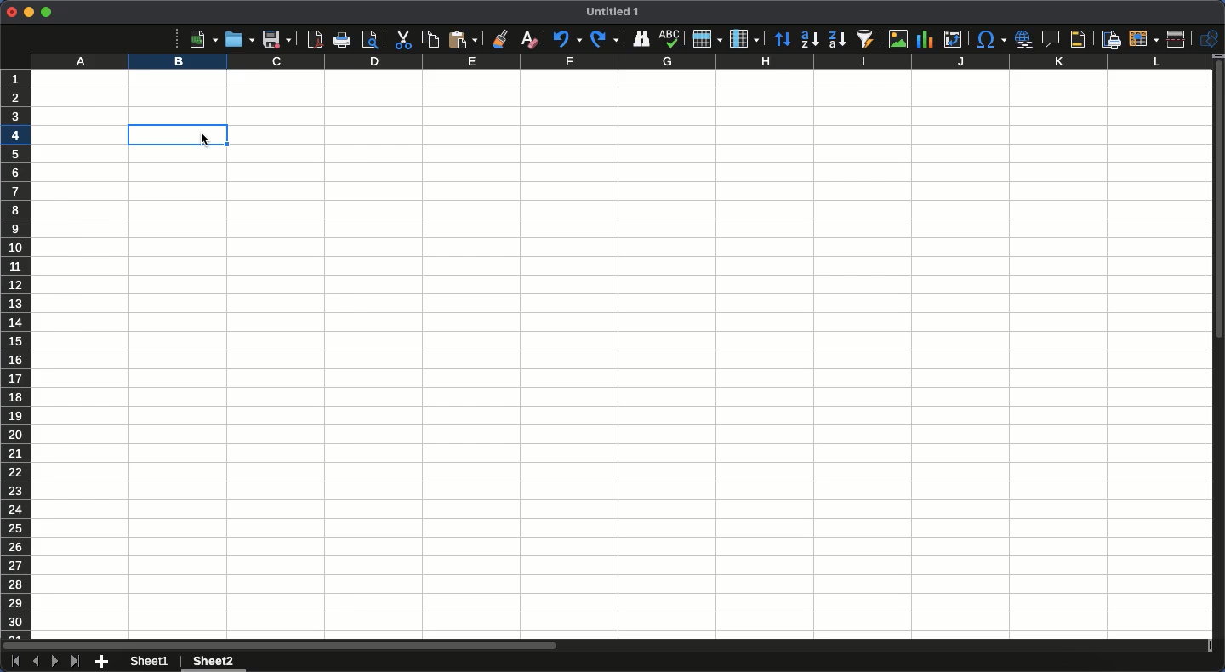  Describe the element at coordinates (1180, 39) in the screenshot. I see `Split window` at that location.